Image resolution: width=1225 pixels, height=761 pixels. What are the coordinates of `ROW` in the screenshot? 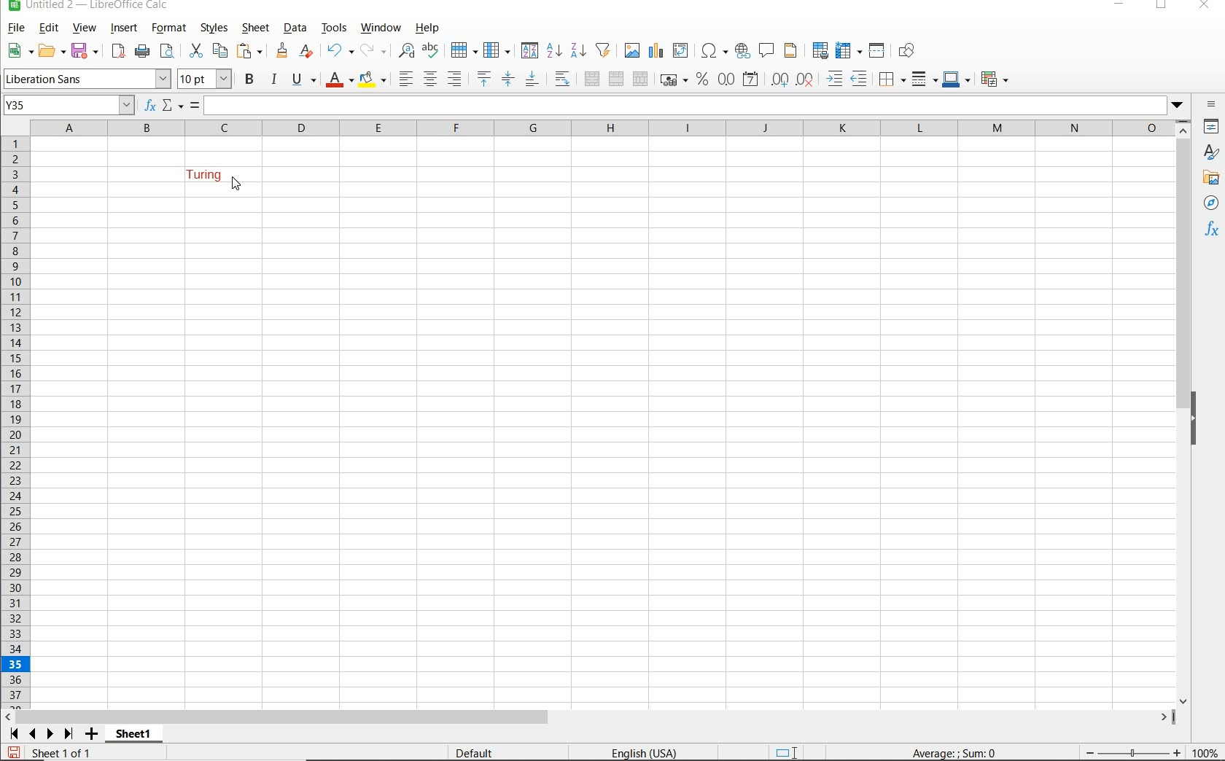 It's located at (464, 50).